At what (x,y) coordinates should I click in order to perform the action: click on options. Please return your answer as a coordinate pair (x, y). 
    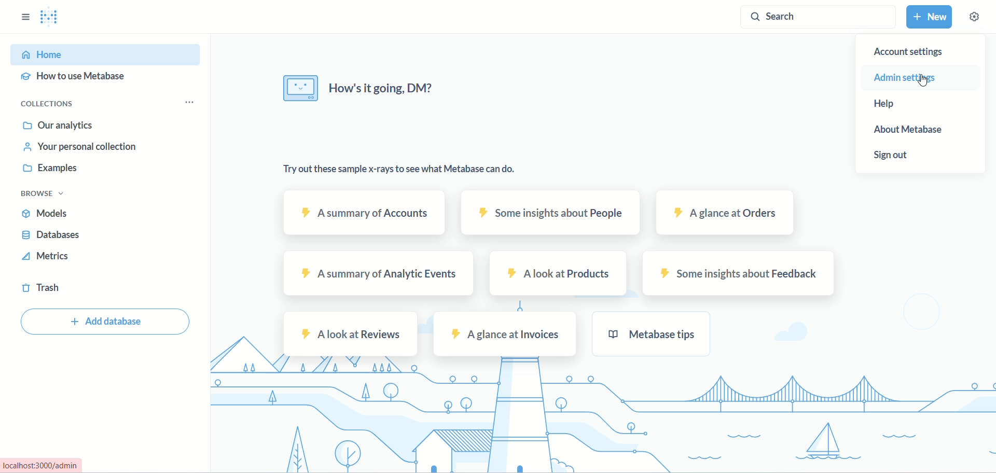
    Looking at the image, I should click on (23, 17).